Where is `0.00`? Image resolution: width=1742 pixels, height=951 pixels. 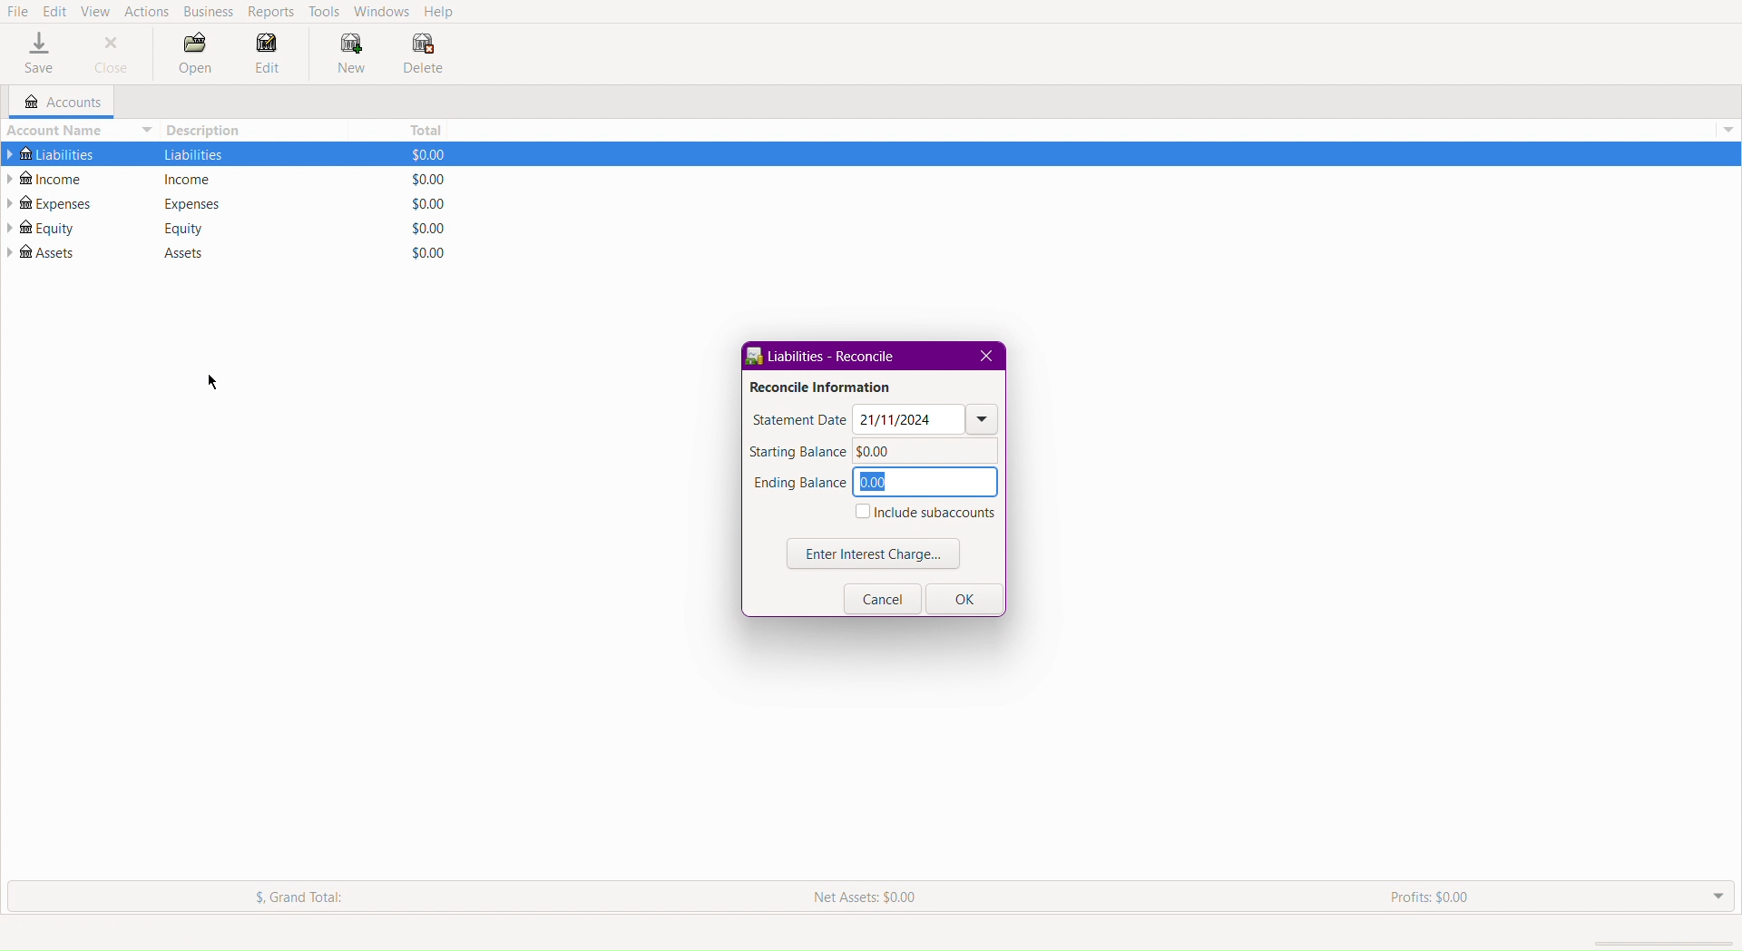 0.00 is located at coordinates (925, 482).